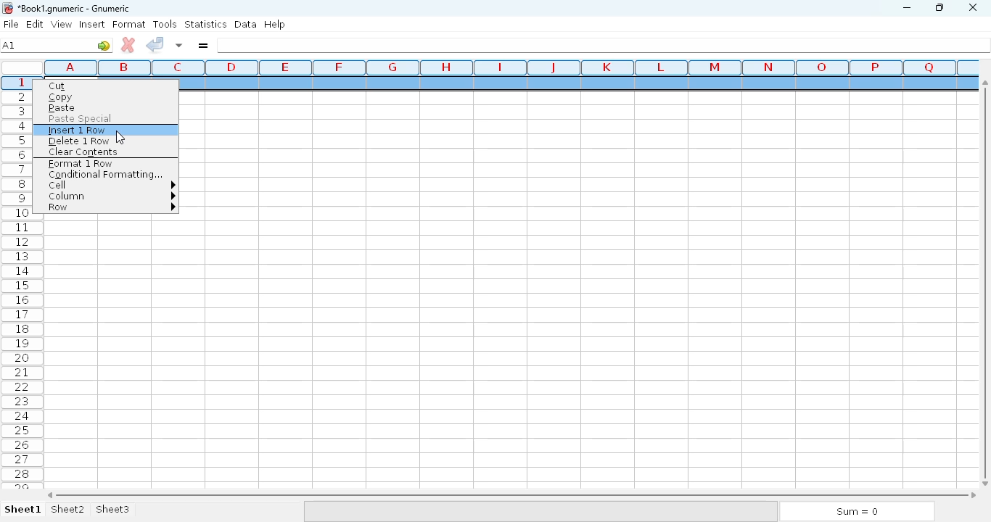 The image size is (991, 522). I want to click on go to, so click(104, 45).